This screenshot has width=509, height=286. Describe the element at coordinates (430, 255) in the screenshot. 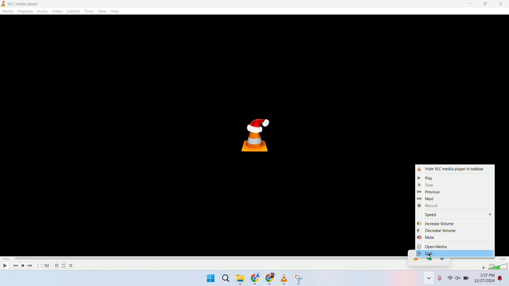

I see `mouse cursor` at that location.